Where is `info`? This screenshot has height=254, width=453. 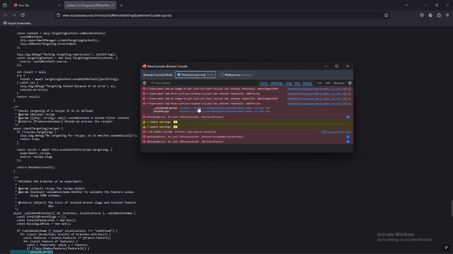
info is located at coordinates (348, 137).